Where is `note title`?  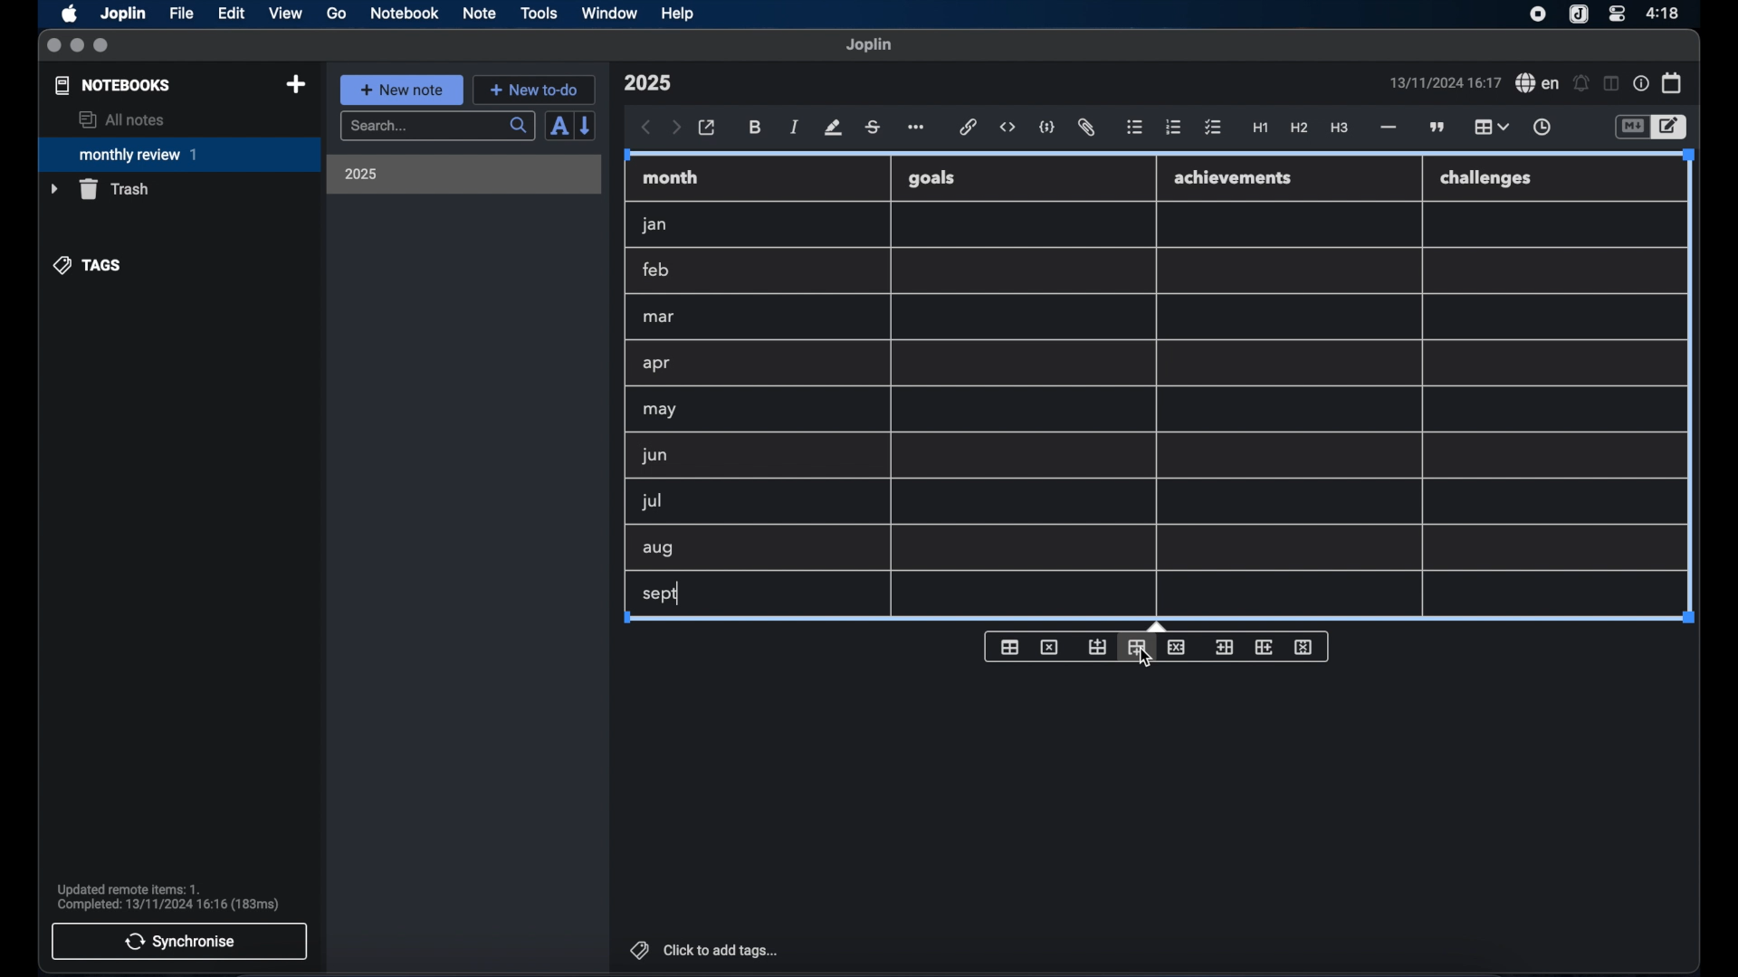 note title is located at coordinates (647, 83).